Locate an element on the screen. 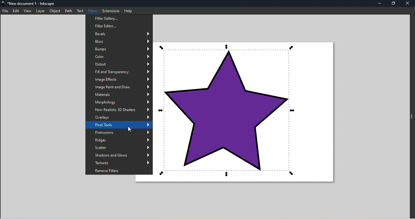 The height and width of the screenshot is (219, 415). Mterials is located at coordinates (118, 94).